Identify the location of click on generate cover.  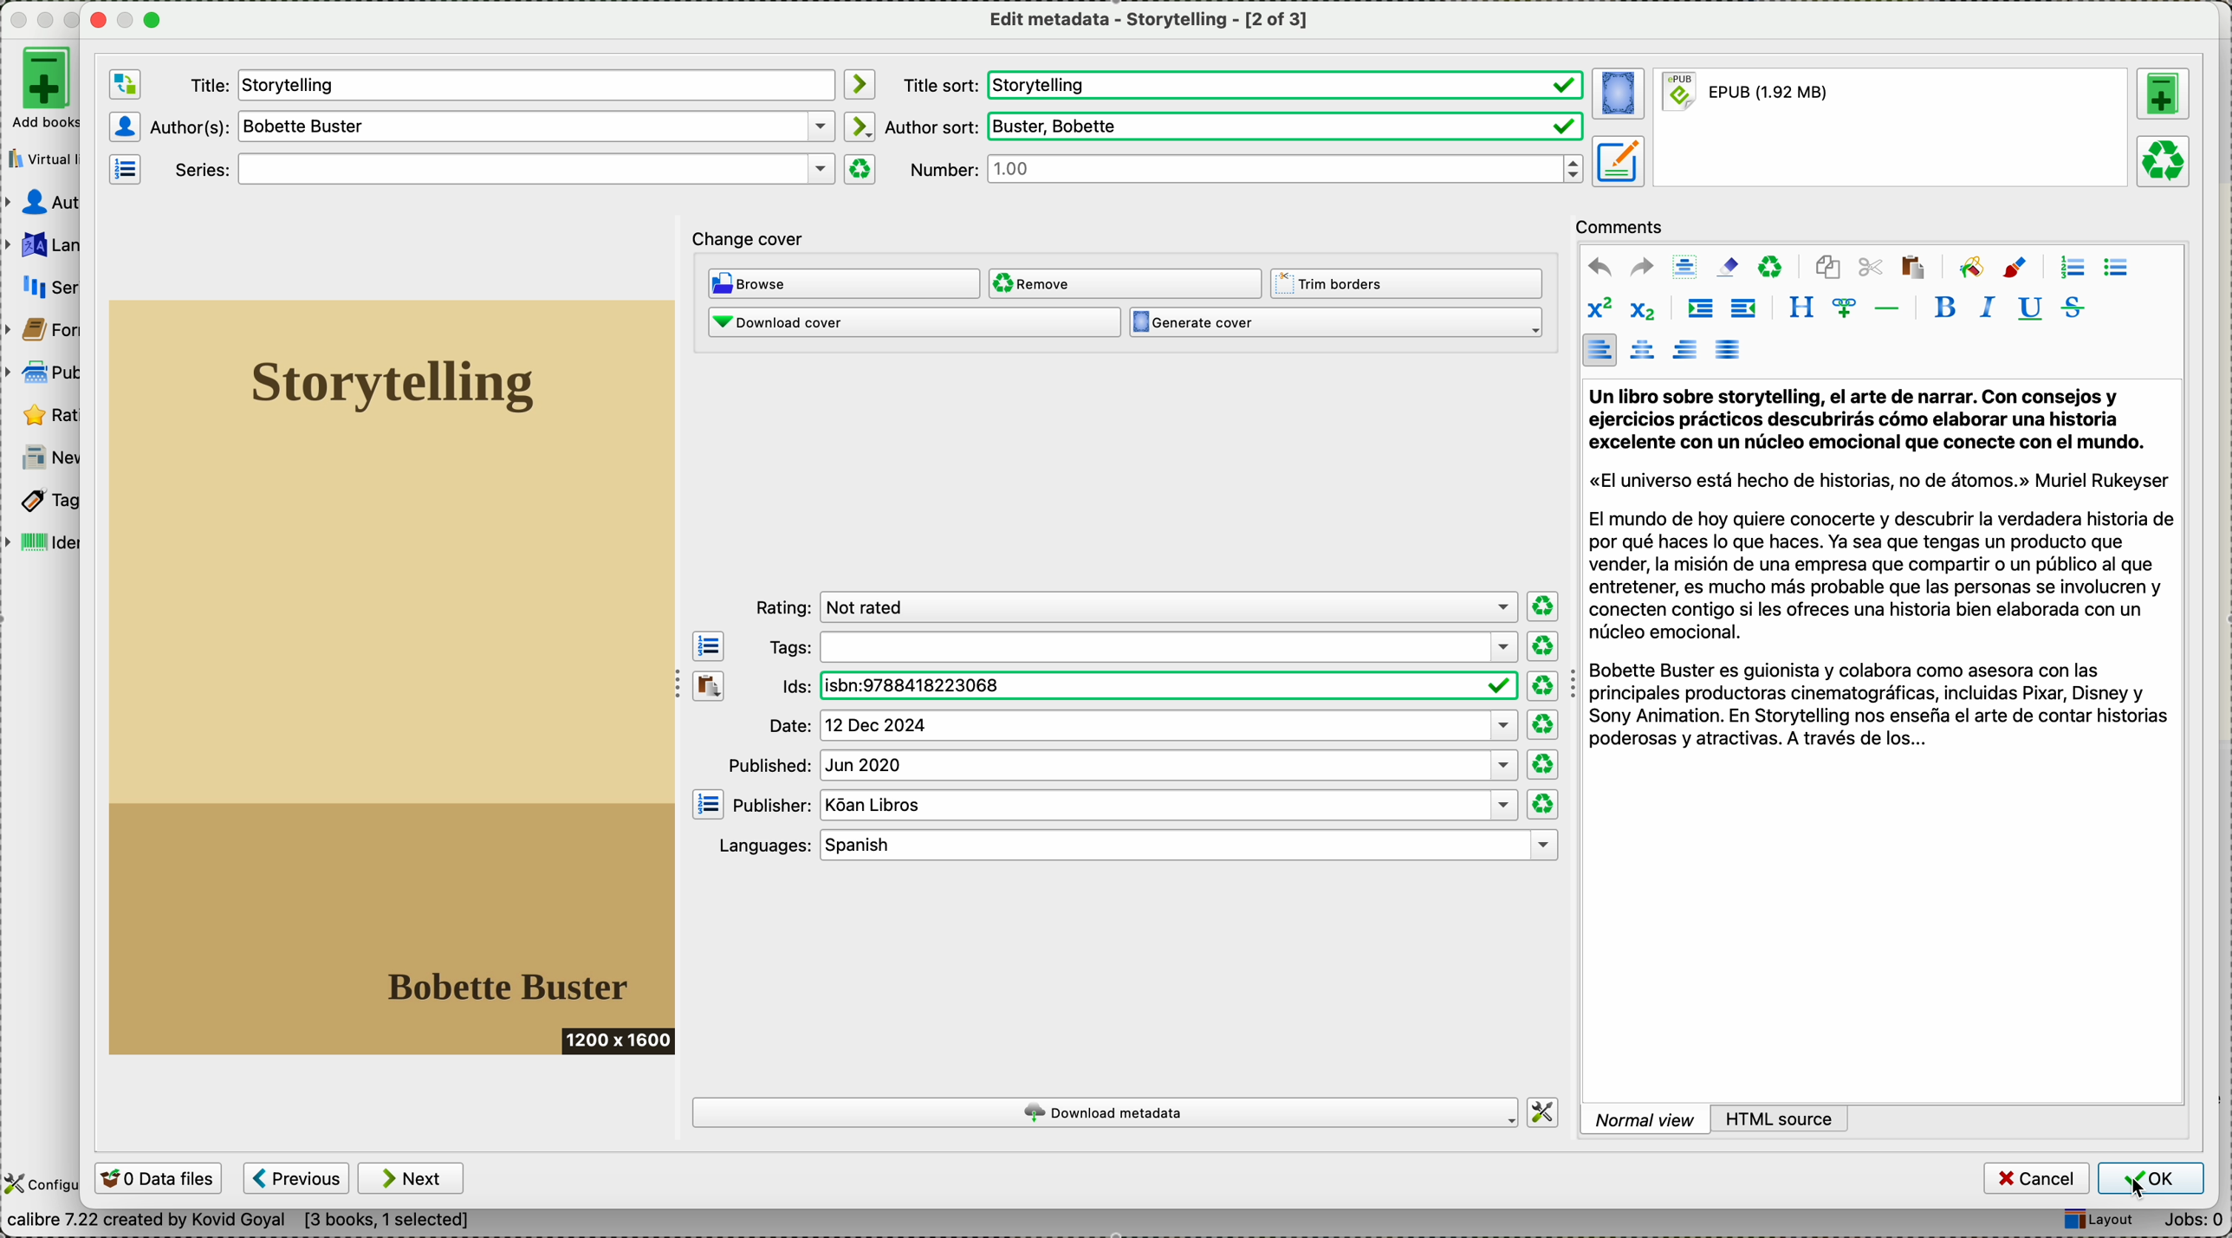
(1342, 327).